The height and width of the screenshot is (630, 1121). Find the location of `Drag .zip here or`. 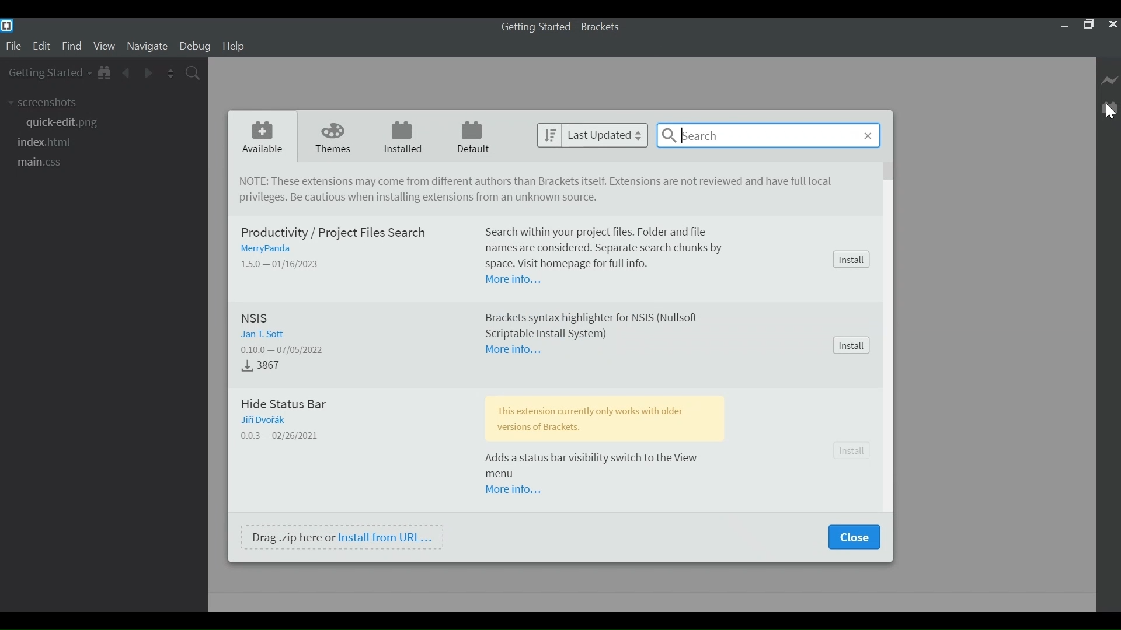

Drag .zip here or is located at coordinates (292, 537).